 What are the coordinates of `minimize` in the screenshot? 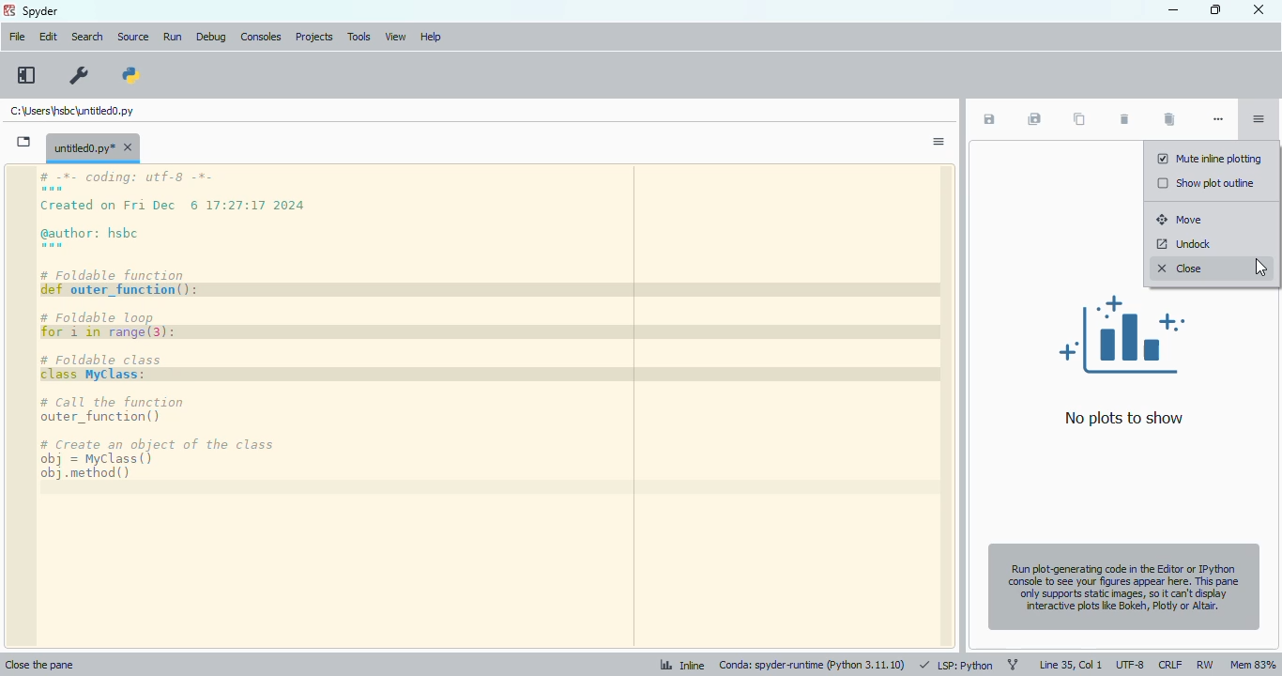 It's located at (1172, 10).